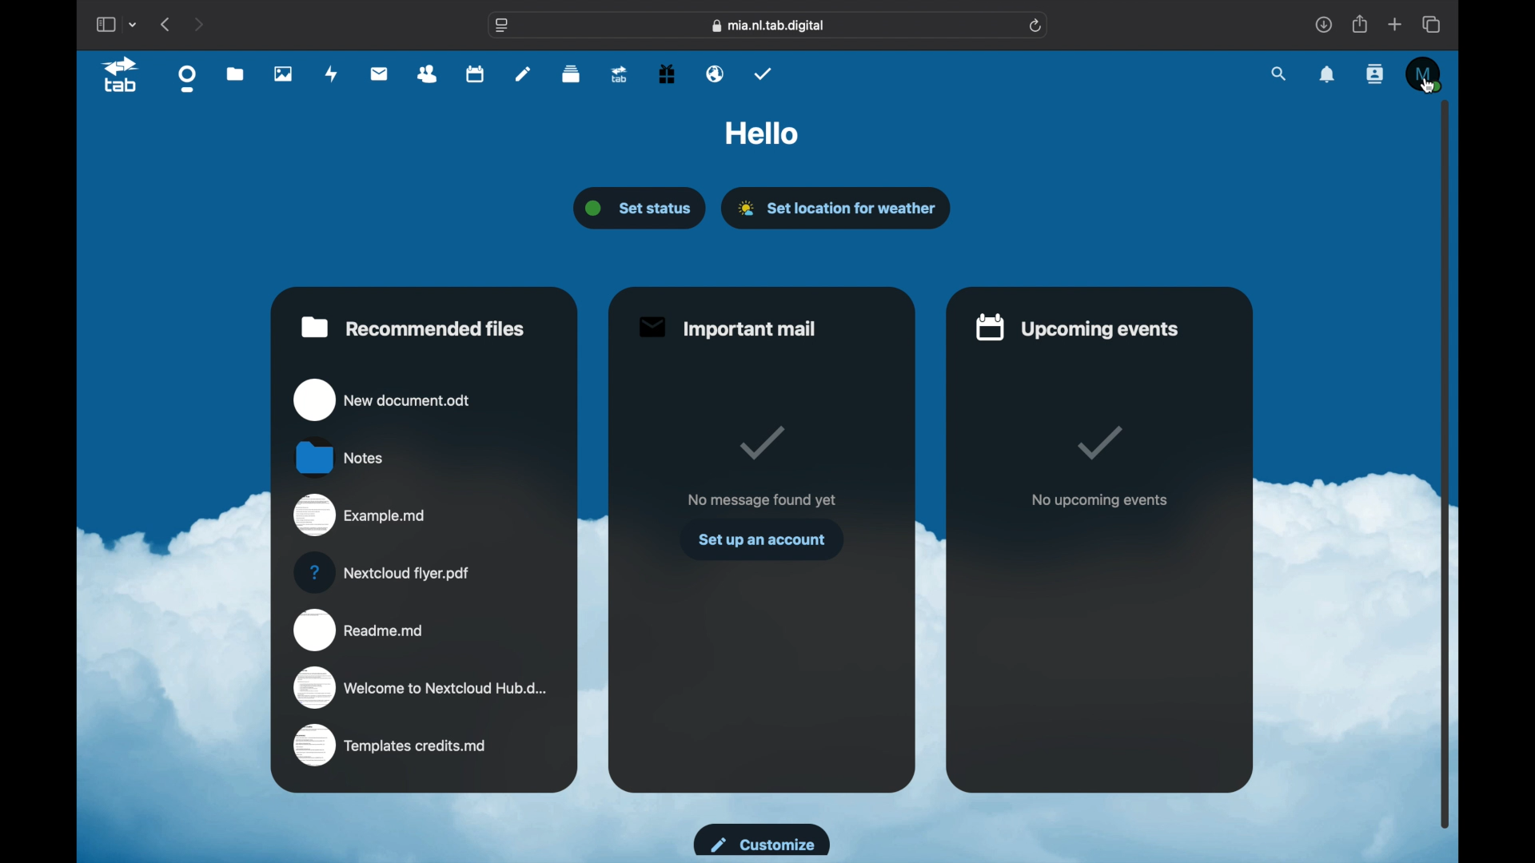 The image size is (1535, 863). Describe the element at coordinates (1074, 326) in the screenshot. I see `upcoming events` at that location.